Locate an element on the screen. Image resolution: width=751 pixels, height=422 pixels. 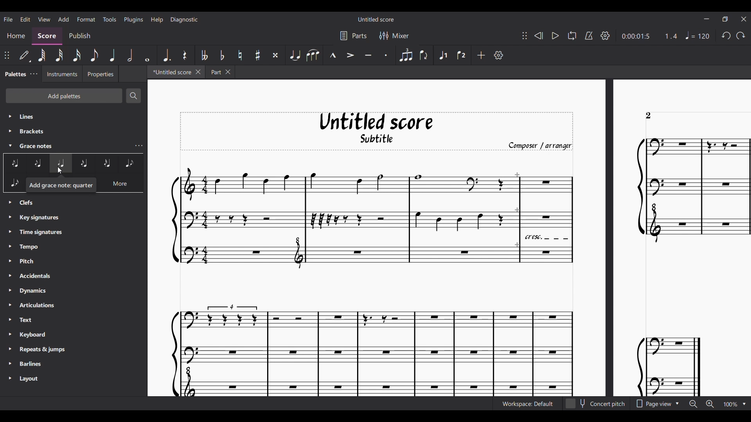
Palette list is located at coordinates (77, 293).